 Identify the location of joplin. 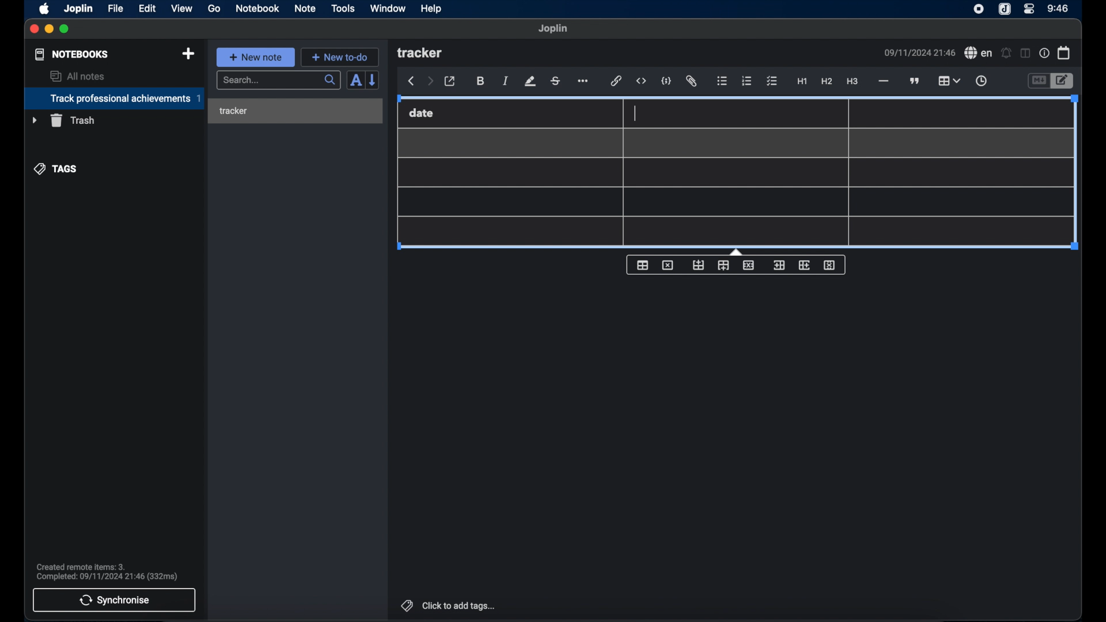
(554, 29).